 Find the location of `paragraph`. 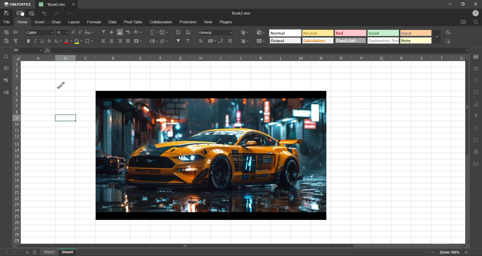

paragraph is located at coordinates (476, 116).